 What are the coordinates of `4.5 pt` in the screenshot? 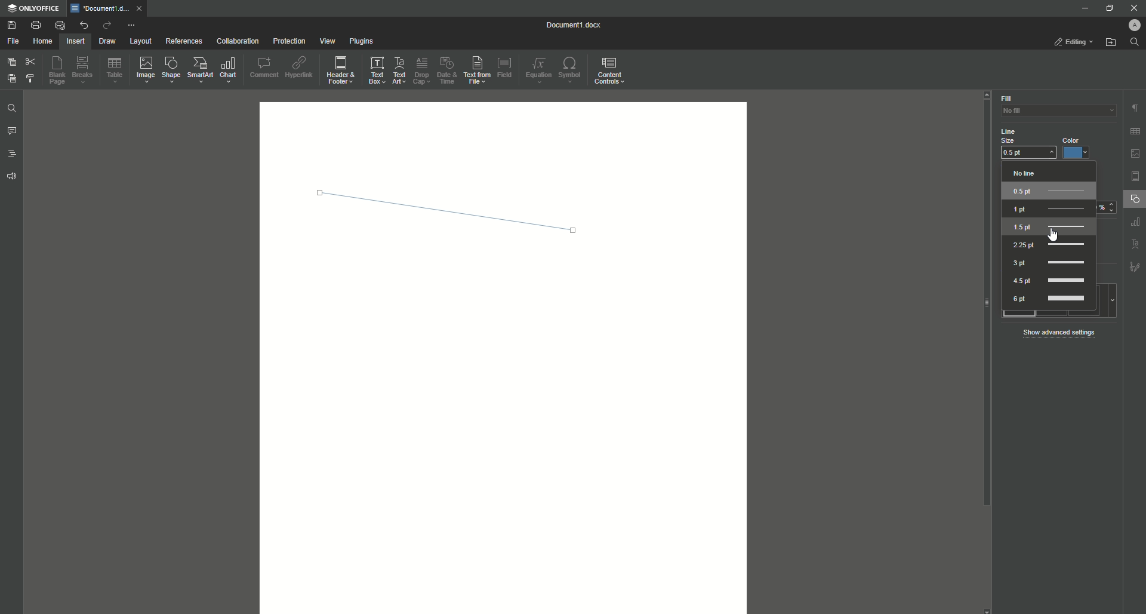 It's located at (1048, 280).